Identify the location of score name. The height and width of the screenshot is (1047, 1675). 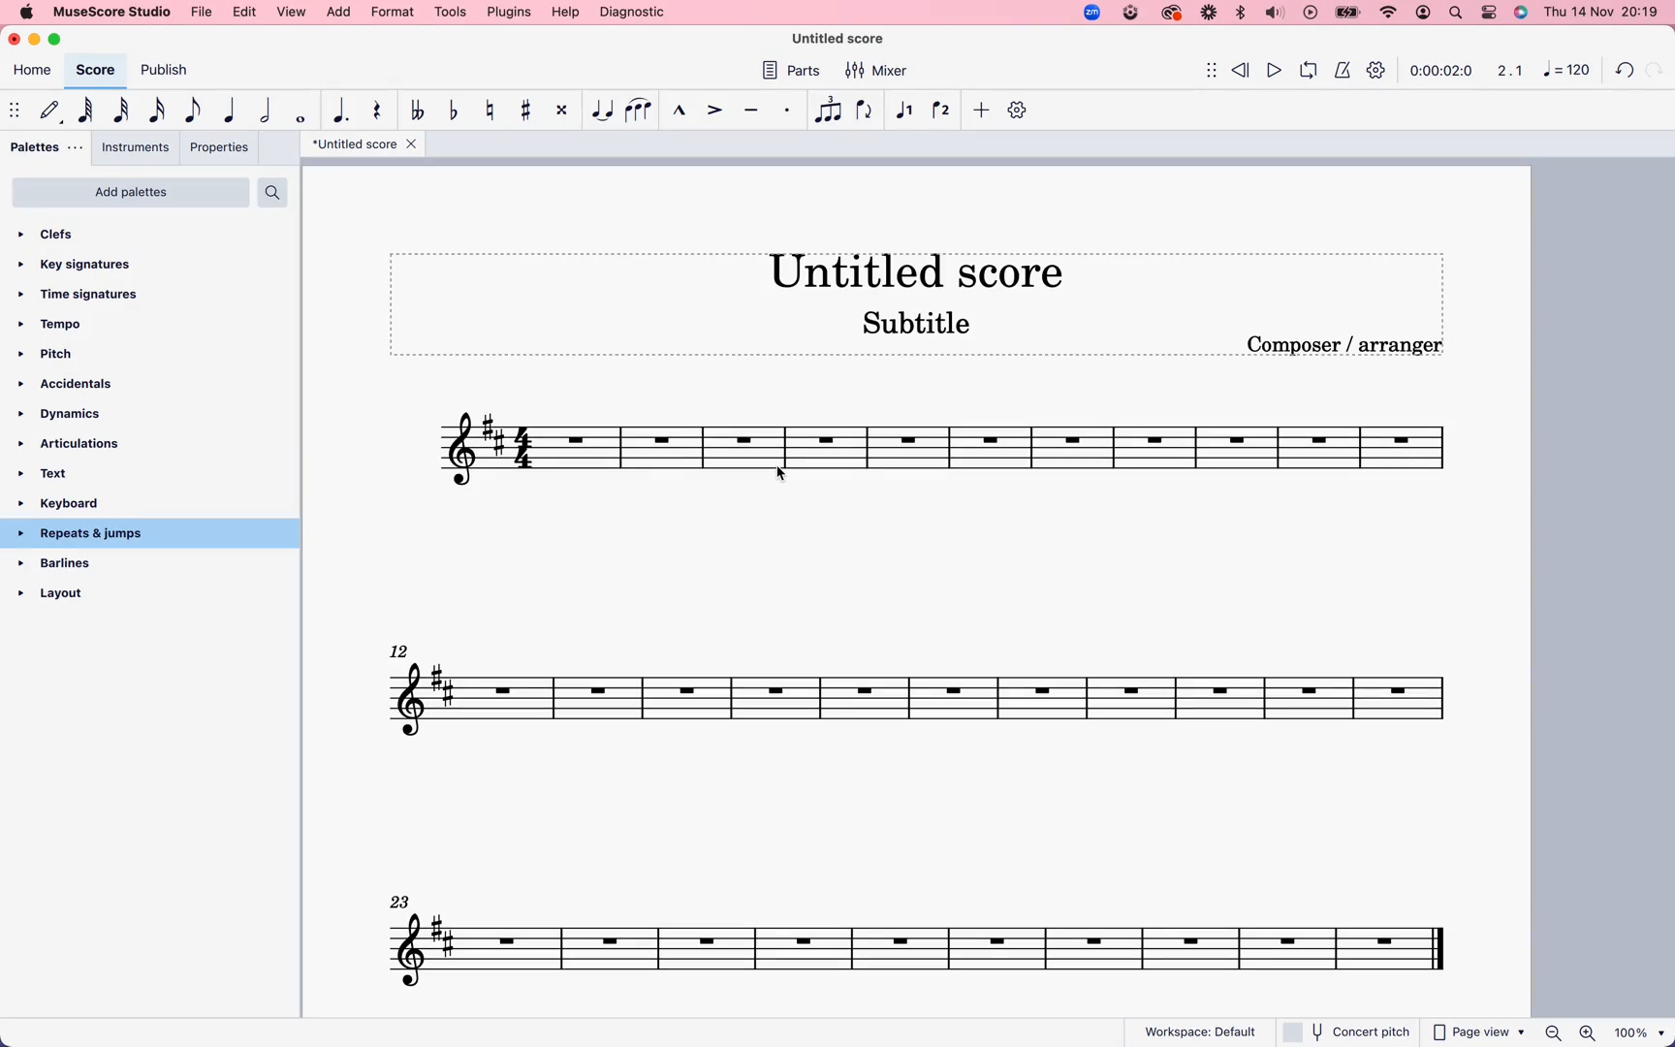
(847, 39).